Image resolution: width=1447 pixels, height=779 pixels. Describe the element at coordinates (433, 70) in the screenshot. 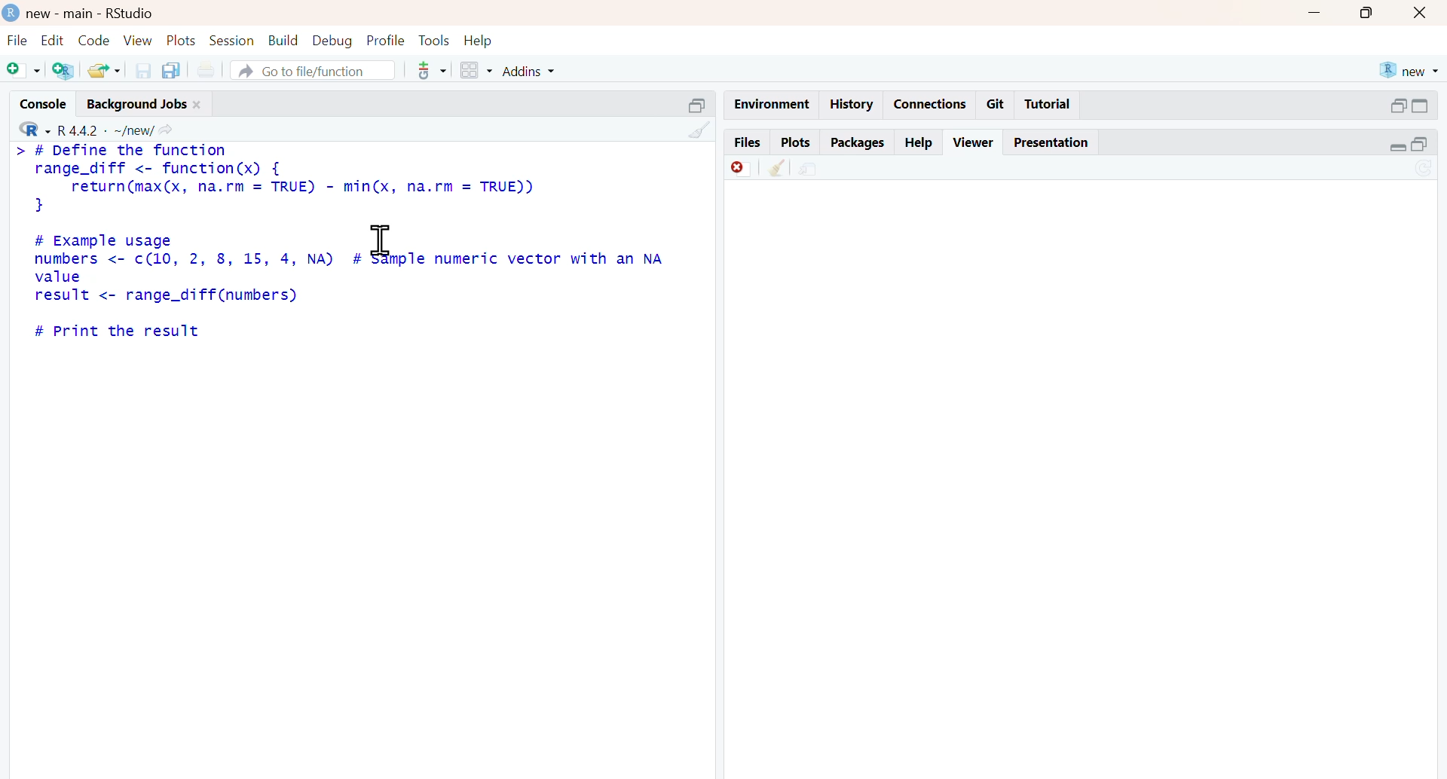

I see `tools` at that location.